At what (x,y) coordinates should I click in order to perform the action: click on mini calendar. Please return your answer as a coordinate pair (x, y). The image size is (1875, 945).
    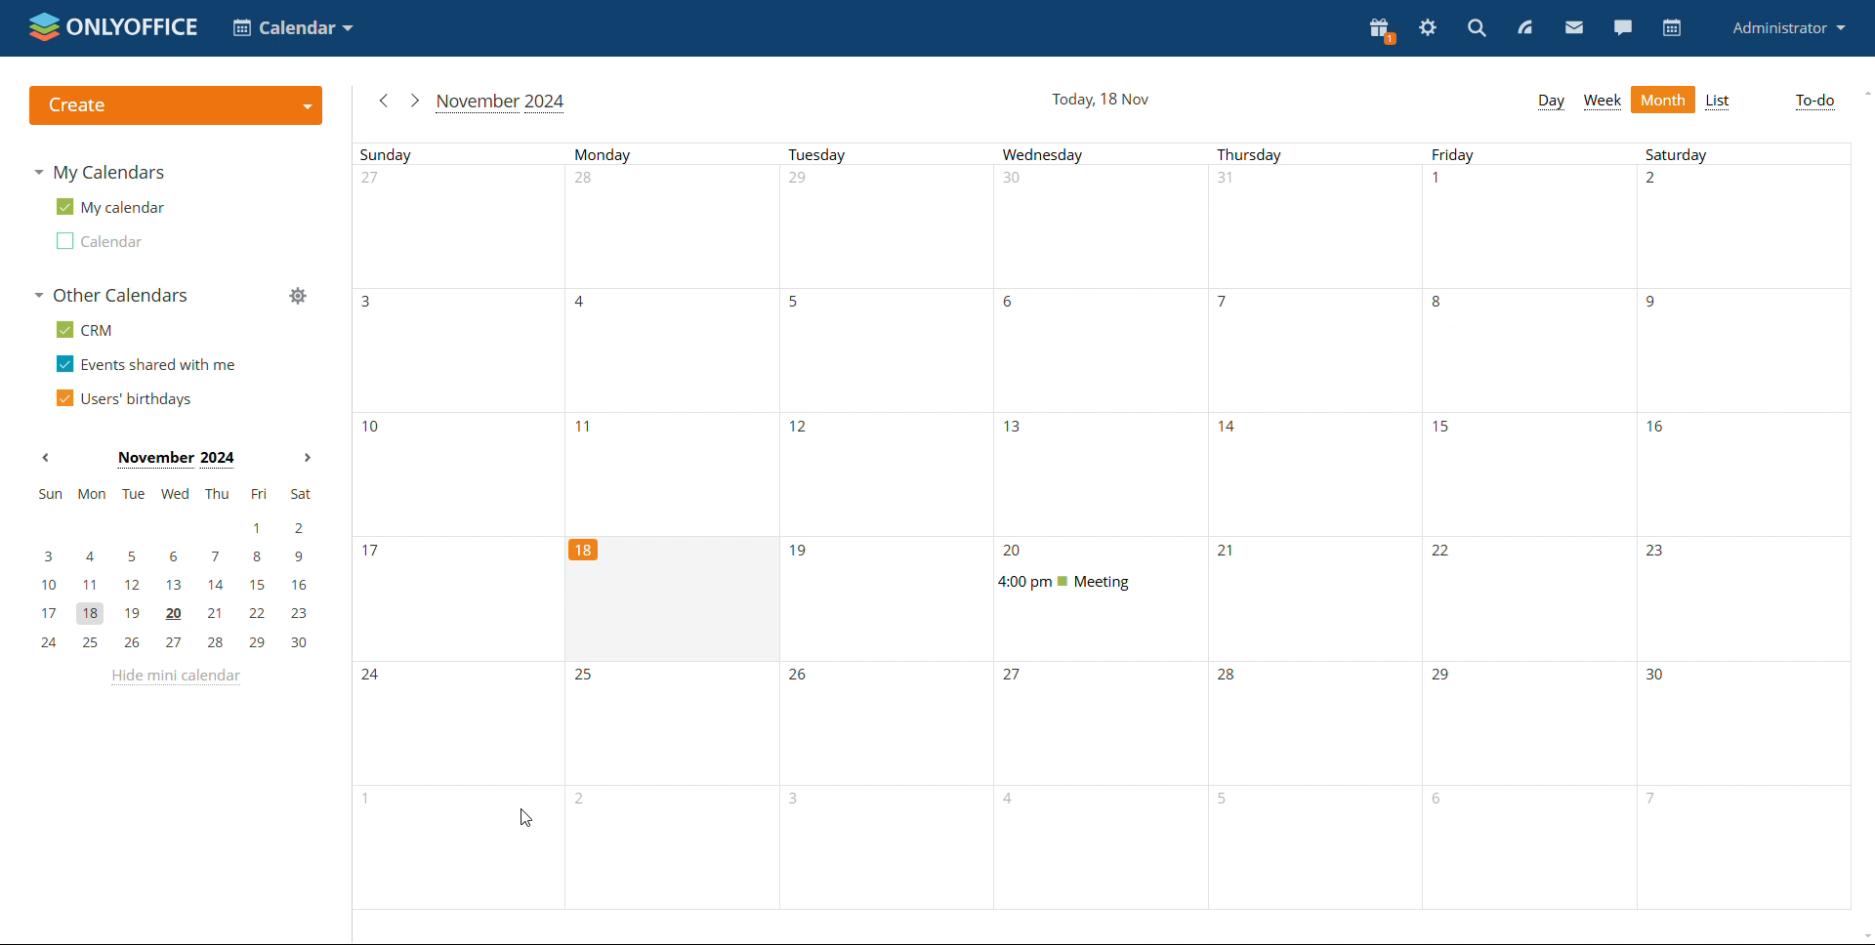
    Looking at the image, I should click on (175, 569).